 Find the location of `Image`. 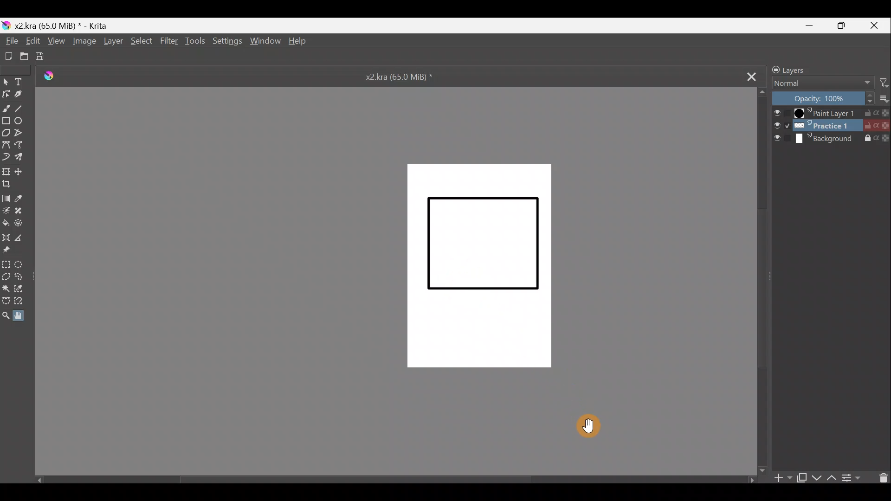

Image is located at coordinates (86, 43).